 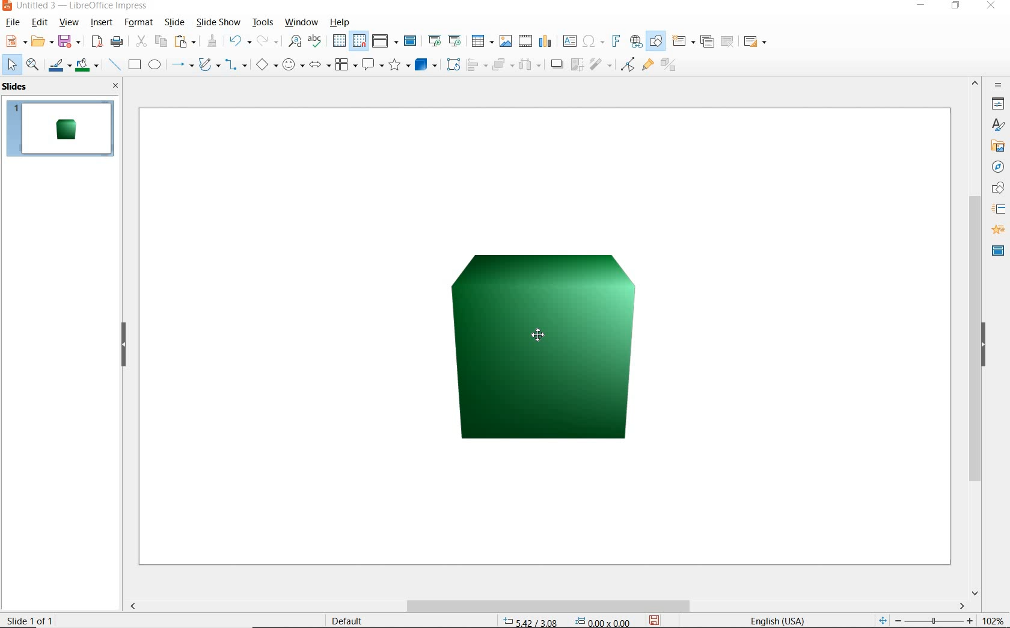 I want to click on print, so click(x=117, y=43).